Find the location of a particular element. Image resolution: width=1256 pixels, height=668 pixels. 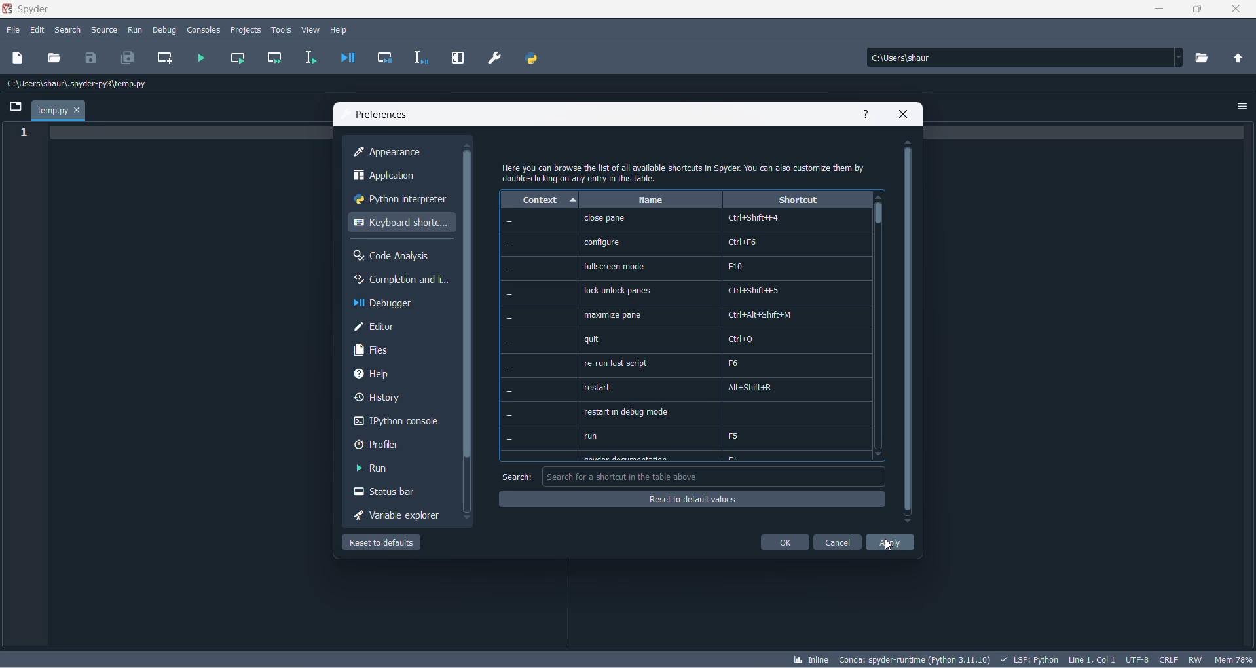

path is located at coordinates (1022, 58).